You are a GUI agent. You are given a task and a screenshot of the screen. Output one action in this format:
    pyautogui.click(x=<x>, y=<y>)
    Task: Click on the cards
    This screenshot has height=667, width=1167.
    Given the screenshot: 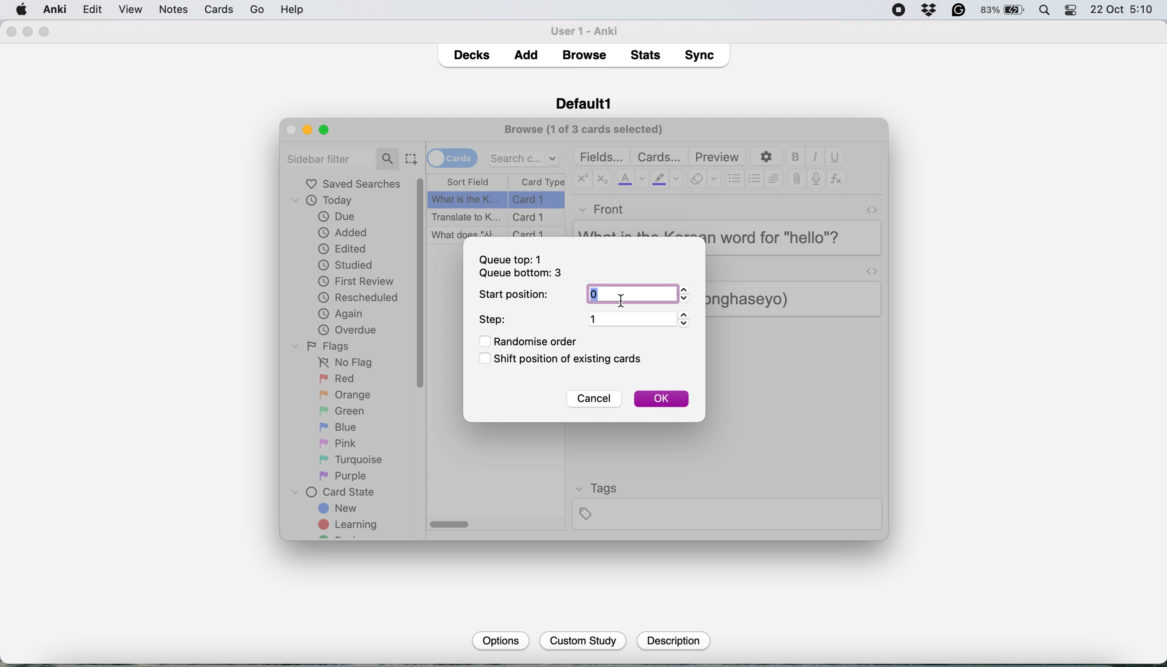 What is the action you would take?
    pyautogui.click(x=452, y=157)
    